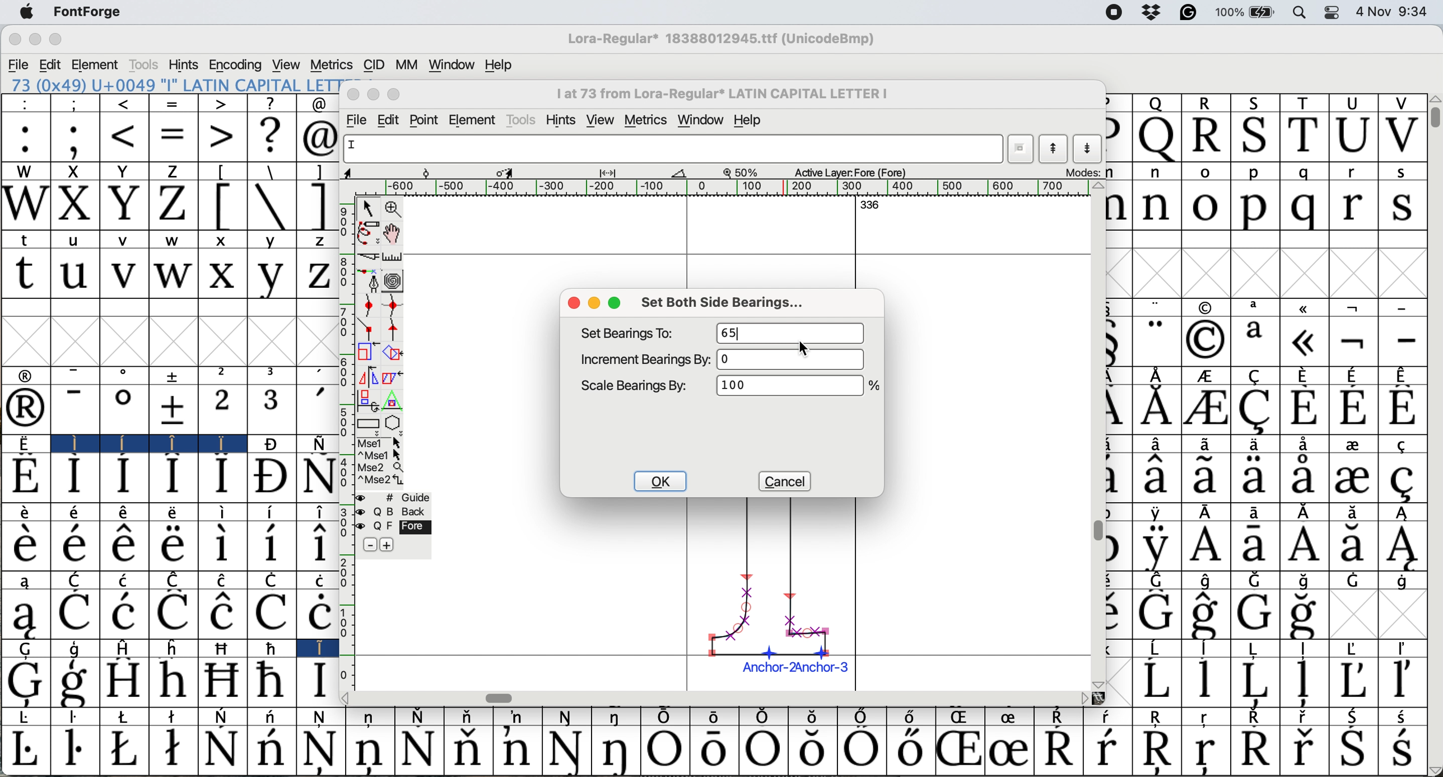 This screenshot has width=1443, height=777. I want to click on Symbol, so click(218, 444).